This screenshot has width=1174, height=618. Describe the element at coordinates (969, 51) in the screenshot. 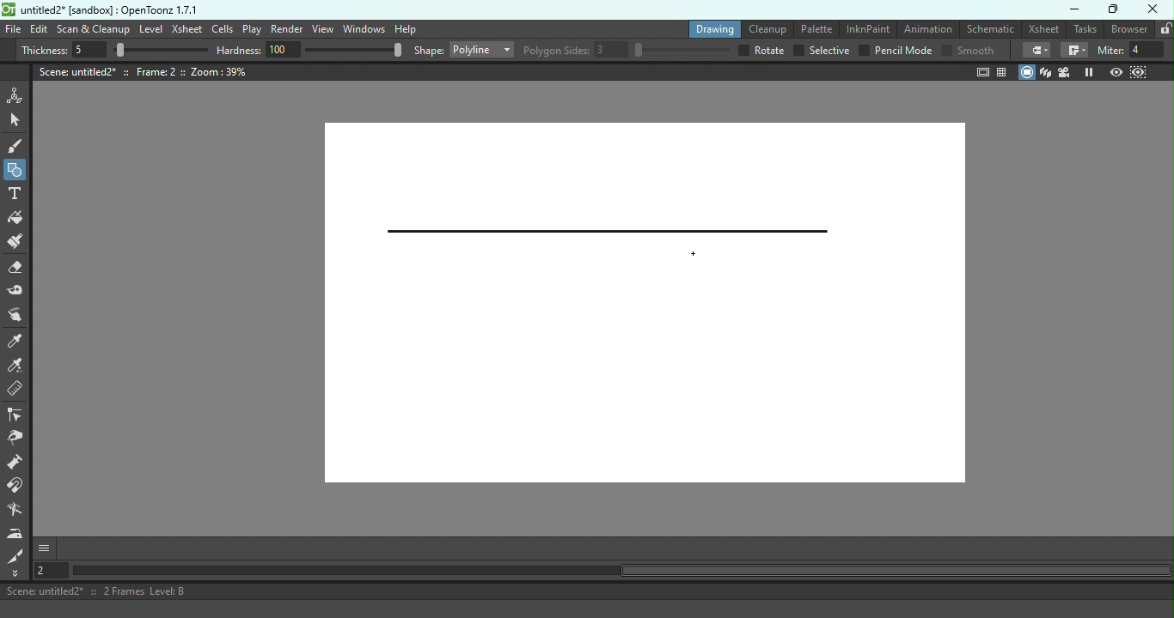

I see `Smooth` at that location.